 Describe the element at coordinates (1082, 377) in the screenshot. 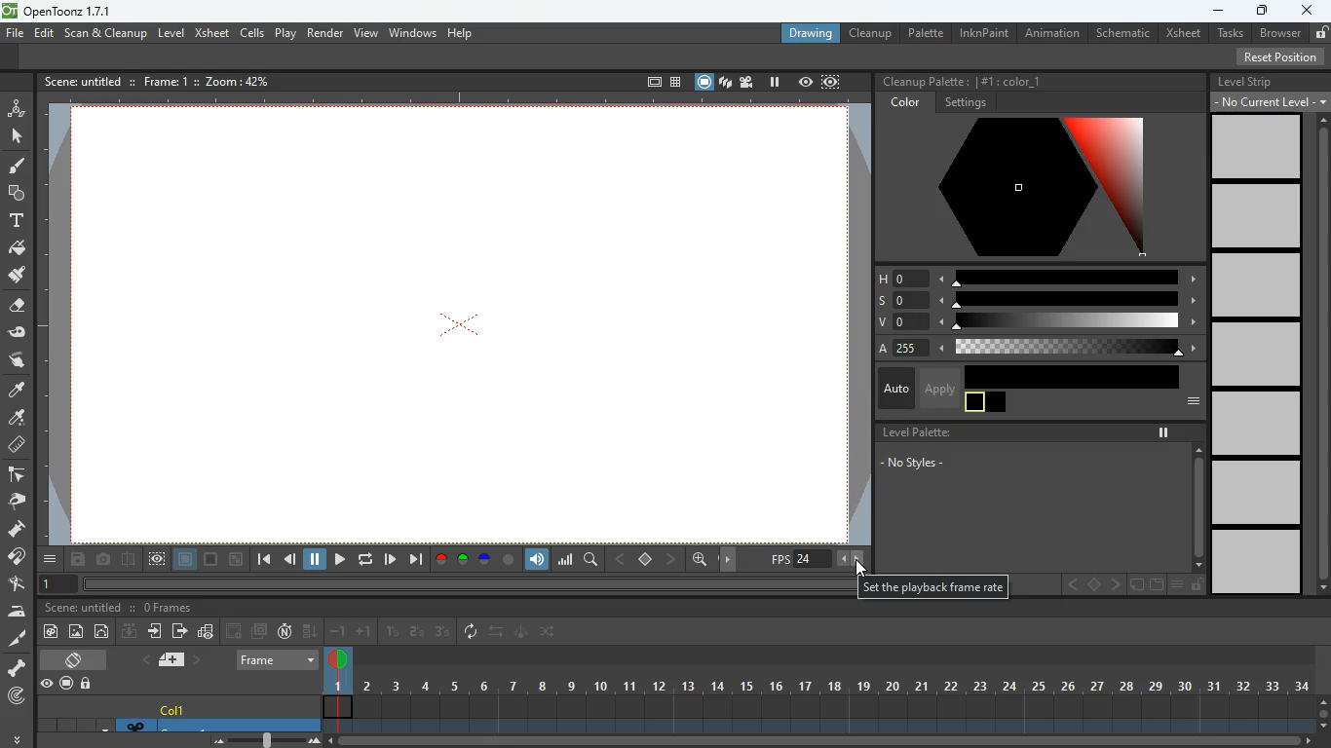

I see `color` at that location.